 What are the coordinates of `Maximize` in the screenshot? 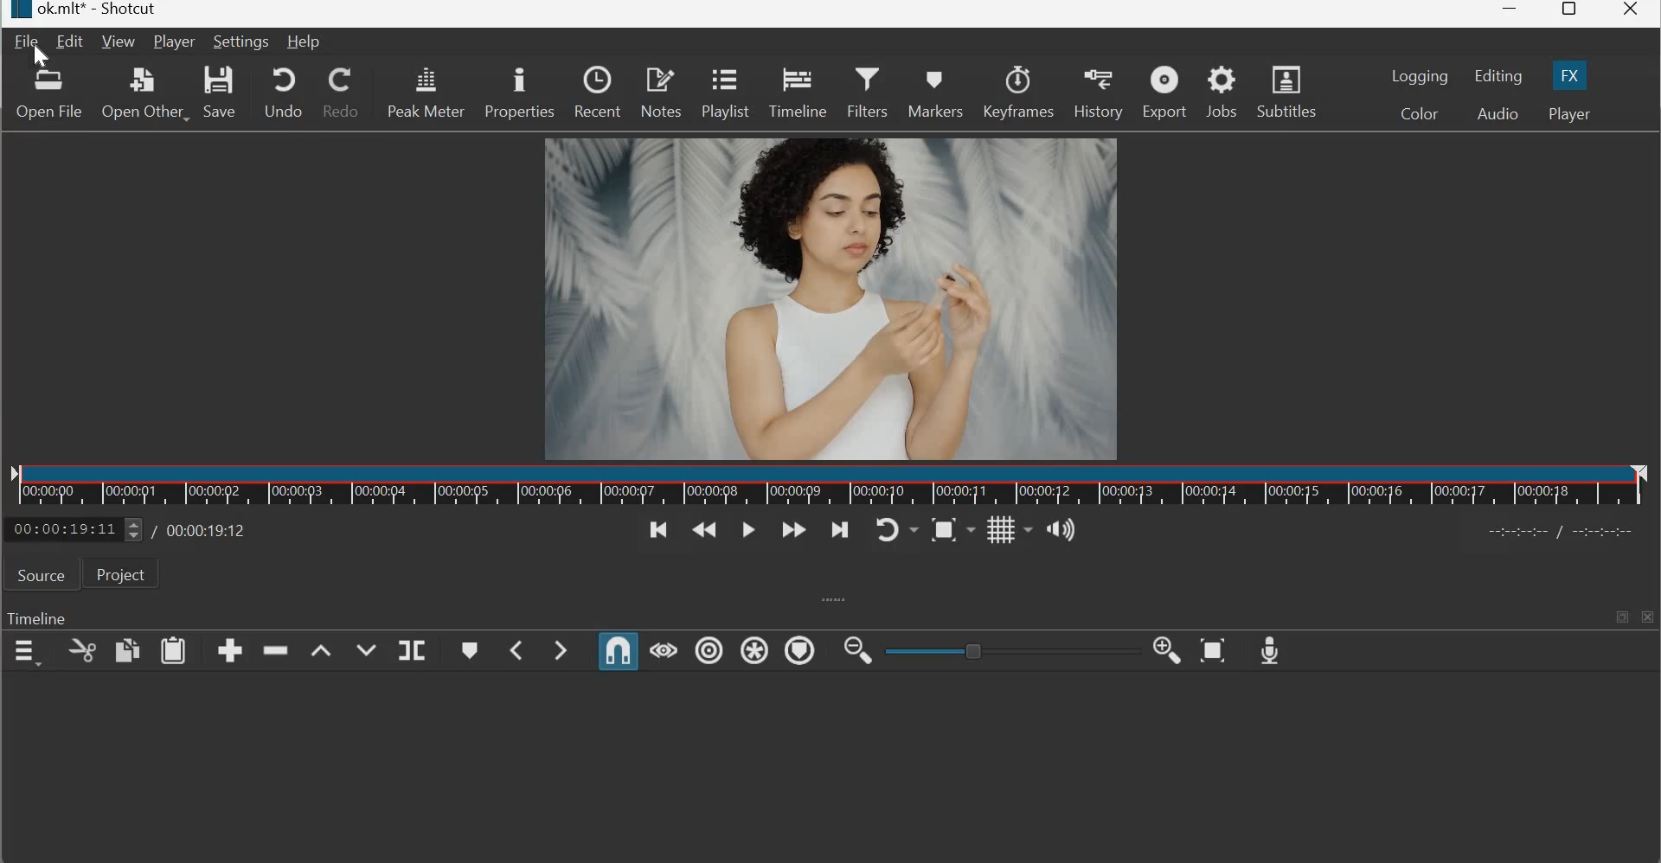 It's located at (1570, 12).